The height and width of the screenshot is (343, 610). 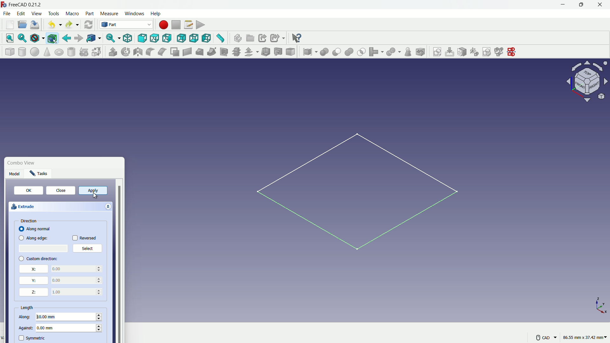 What do you see at coordinates (36, 13) in the screenshot?
I see `view` at bounding box center [36, 13].